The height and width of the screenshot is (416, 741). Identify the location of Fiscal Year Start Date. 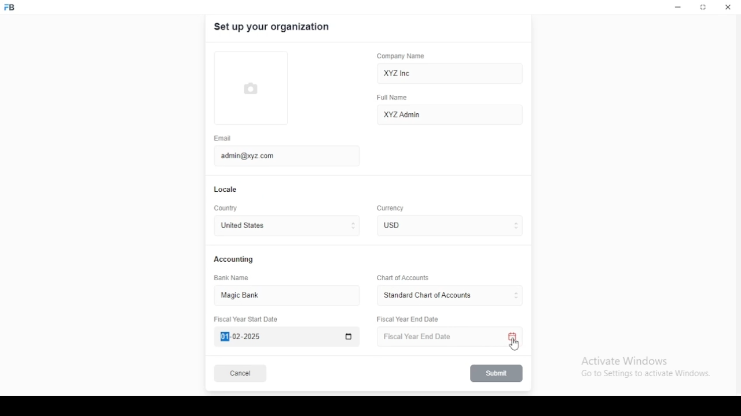
(250, 320).